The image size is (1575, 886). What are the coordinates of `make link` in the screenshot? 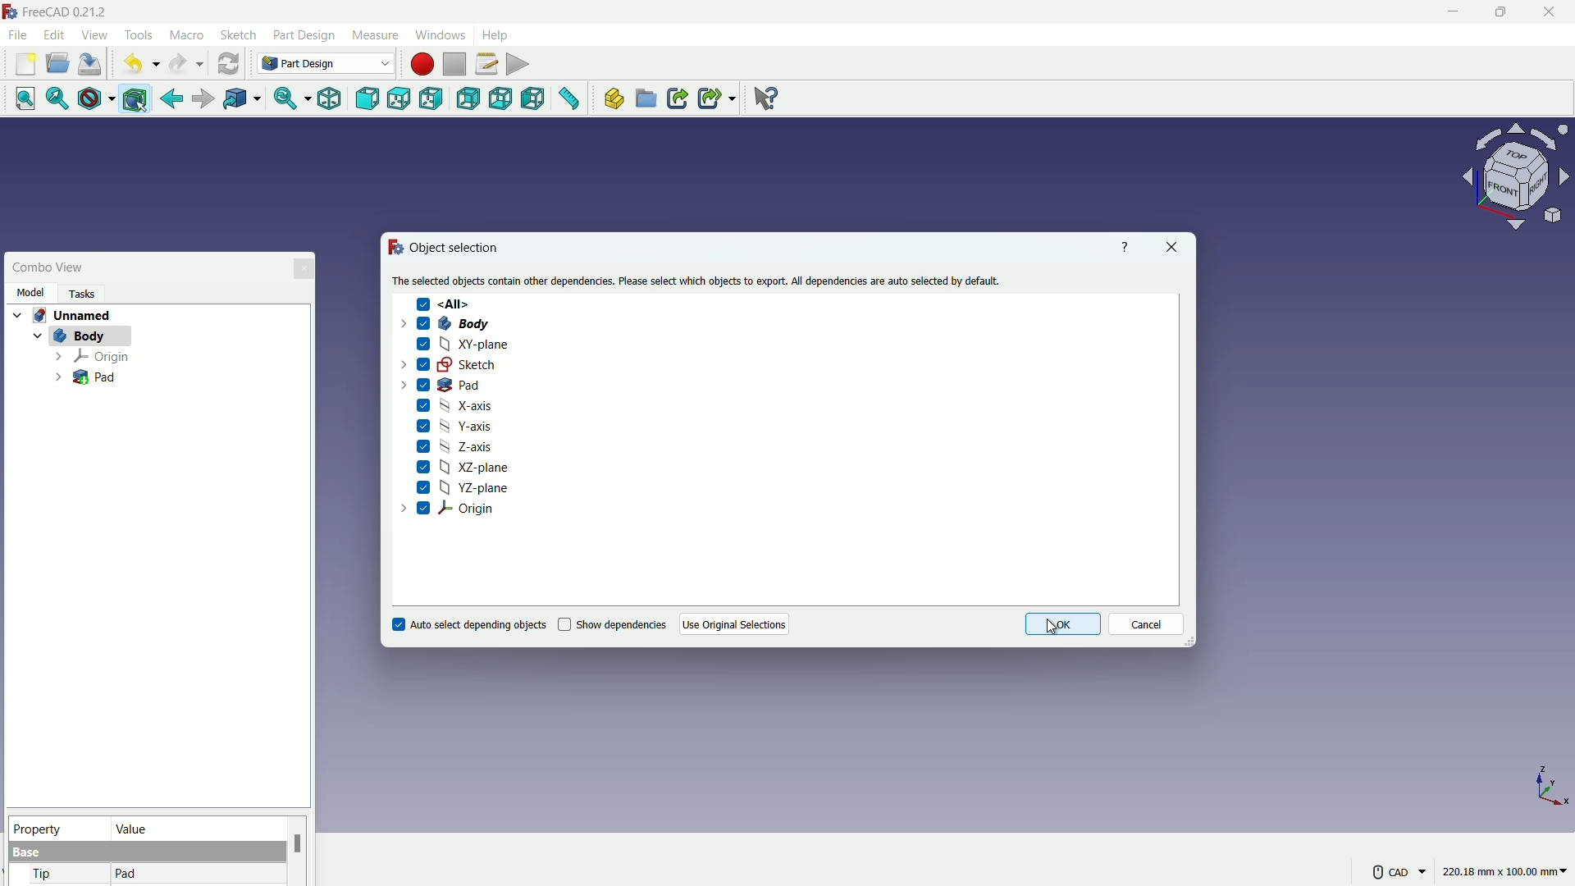 It's located at (678, 100).